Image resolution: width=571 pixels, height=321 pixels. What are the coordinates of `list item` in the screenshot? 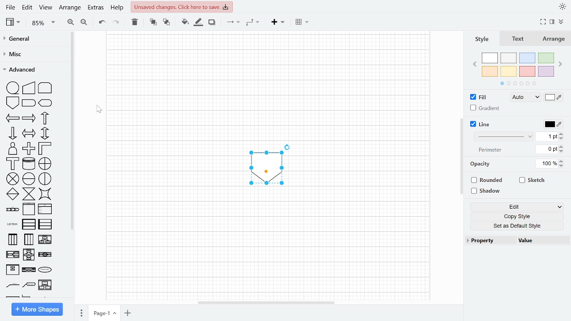 It's located at (11, 225).